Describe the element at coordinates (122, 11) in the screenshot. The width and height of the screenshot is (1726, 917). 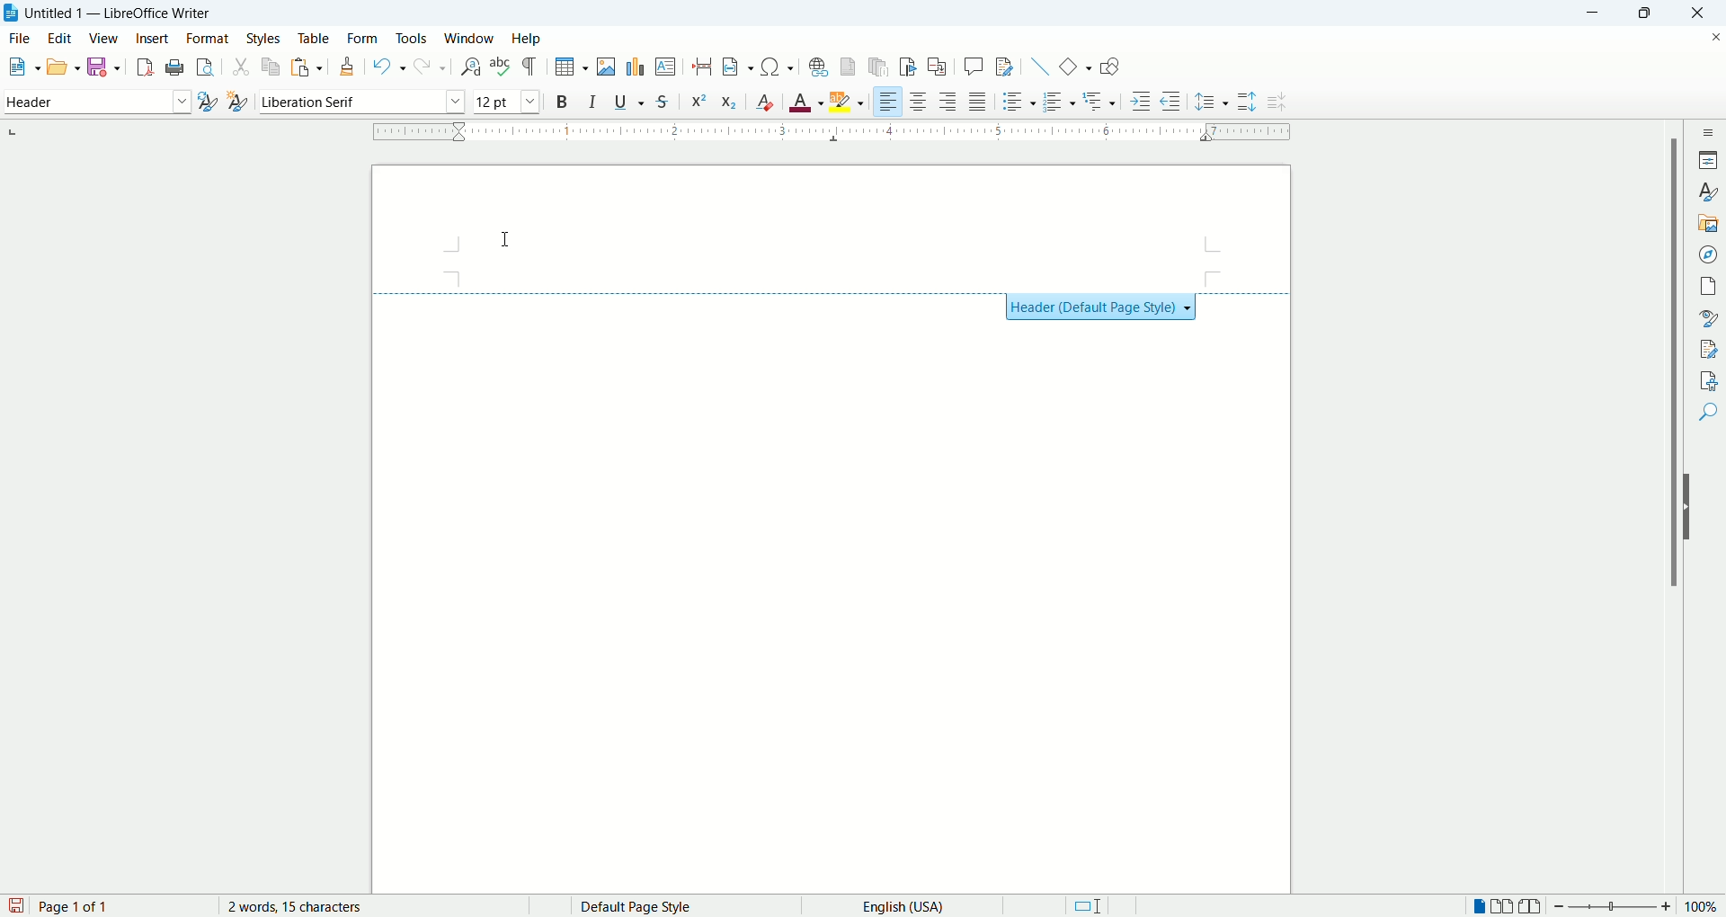
I see `Untitles 1 - LibreOffice Writer` at that location.